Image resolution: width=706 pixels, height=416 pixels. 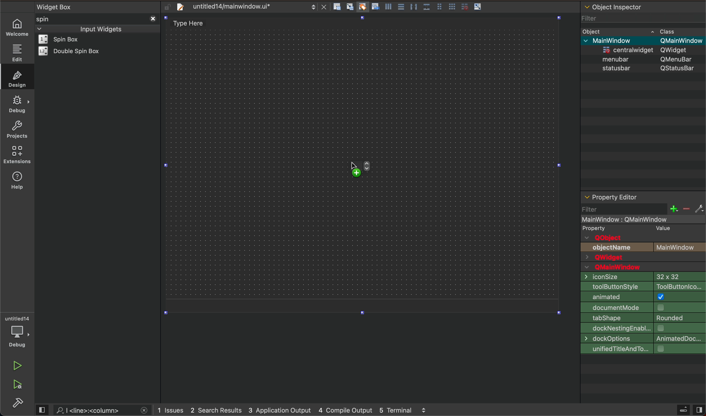 What do you see at coordinates (621, 267) in the screenshot?
I see `text` at bounding box center [621, 267].